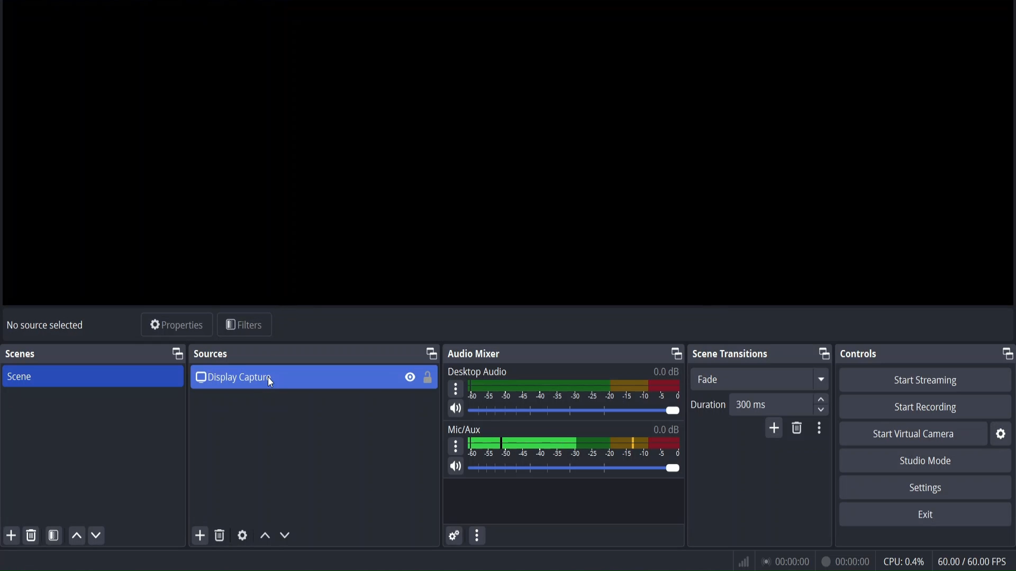  Describe the element at coordinates (12, 536) in the screenshot. I see `add scene` at that location.